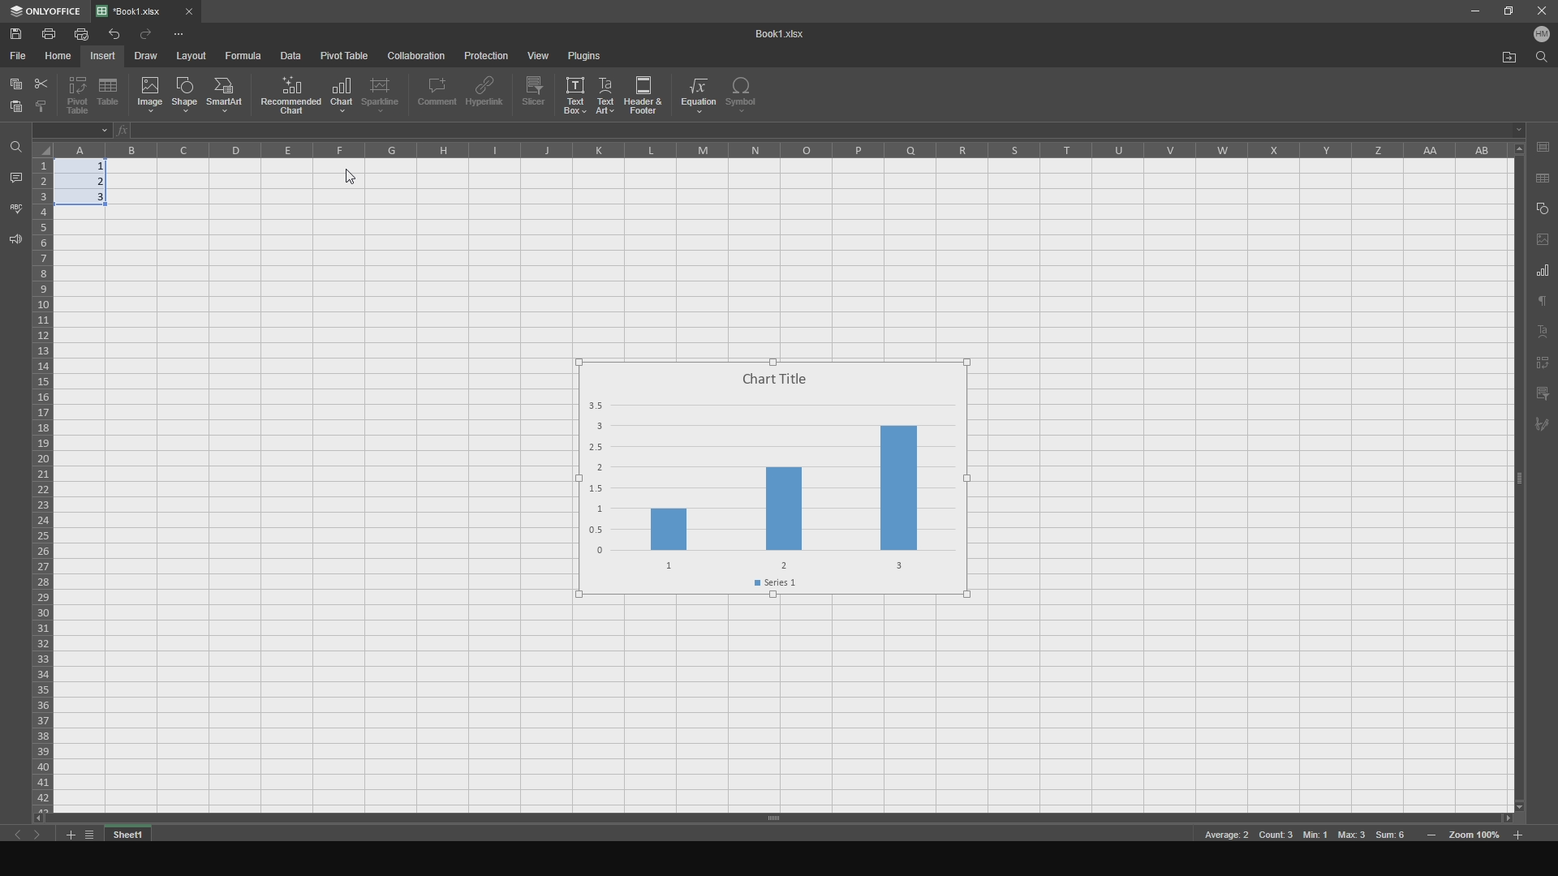  What do you see at coordinates (696, 97) in the screenshot?
I see `equation` at bounding box center [696, 97].